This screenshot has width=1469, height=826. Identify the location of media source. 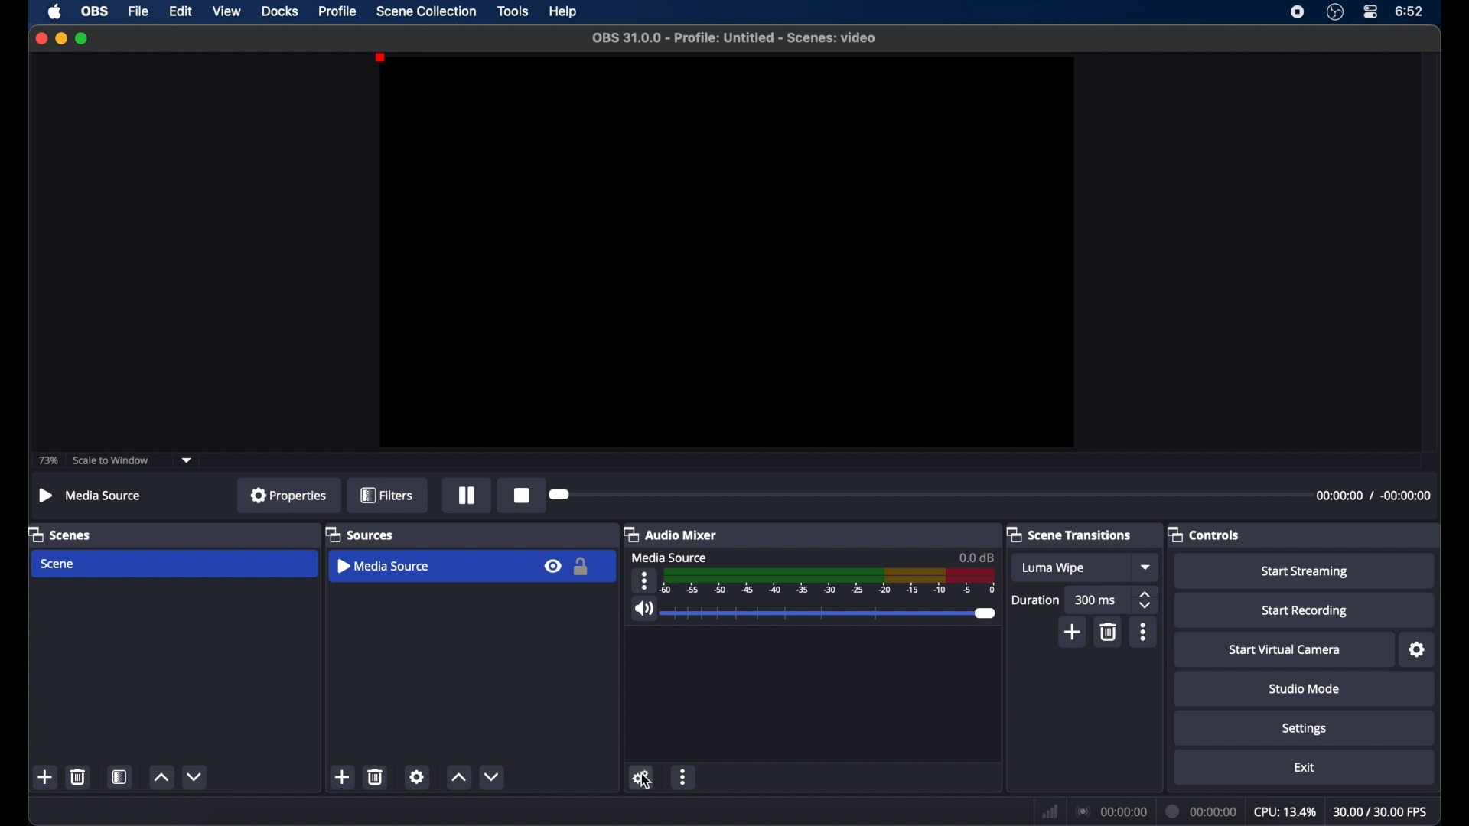
(383, 565).